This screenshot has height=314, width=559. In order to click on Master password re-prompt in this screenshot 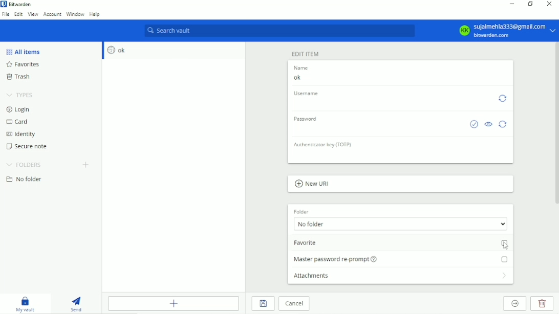, I will do `click(401, 258)`.